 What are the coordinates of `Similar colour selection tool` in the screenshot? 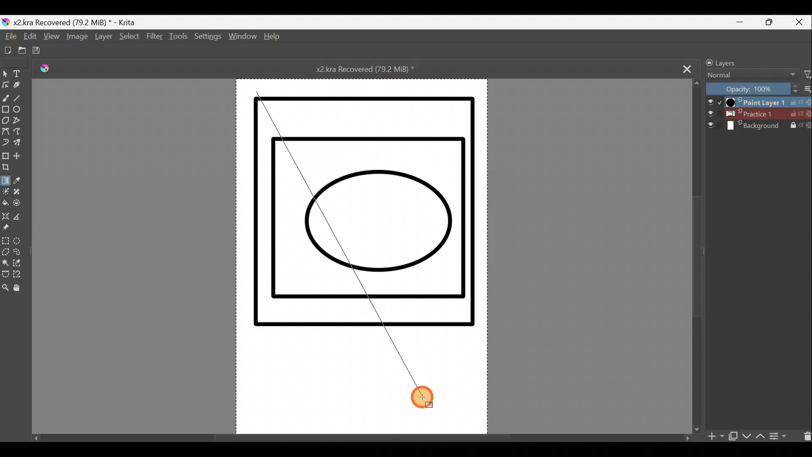 It's located at (19, 265).